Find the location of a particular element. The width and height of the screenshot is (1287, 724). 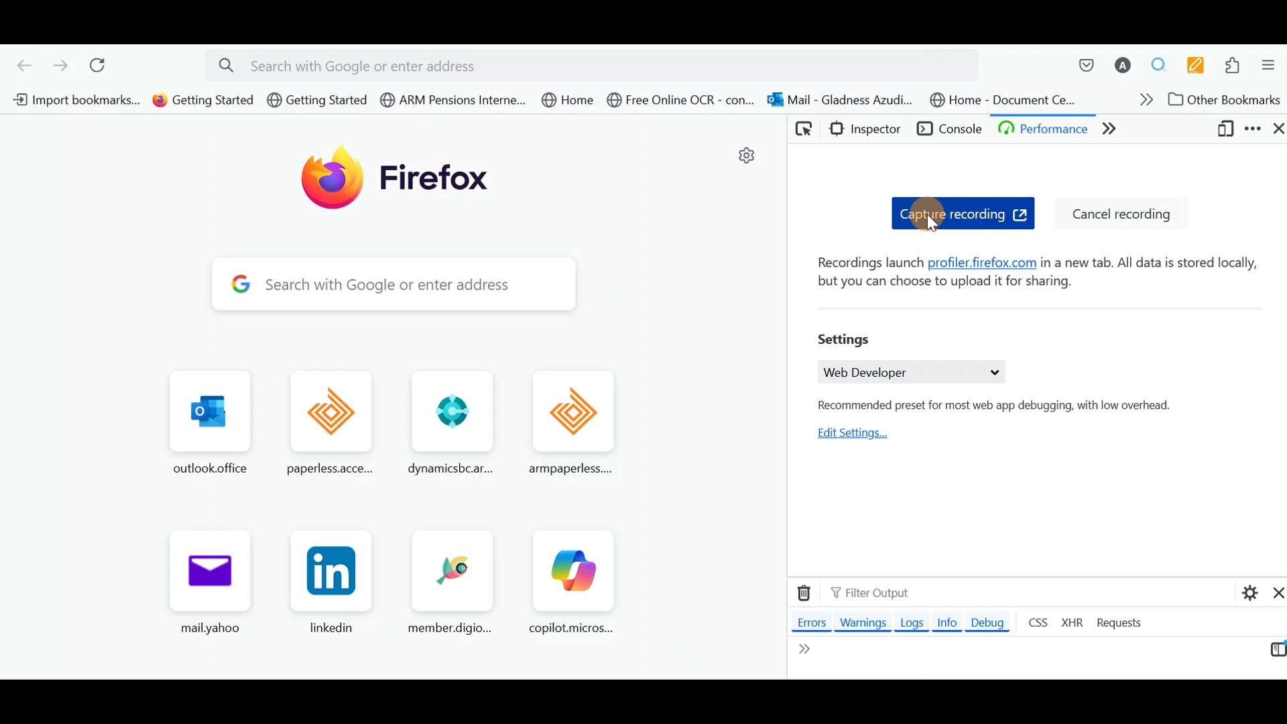

Switch to multi line editor mode is located at coordinates (1273, 653).